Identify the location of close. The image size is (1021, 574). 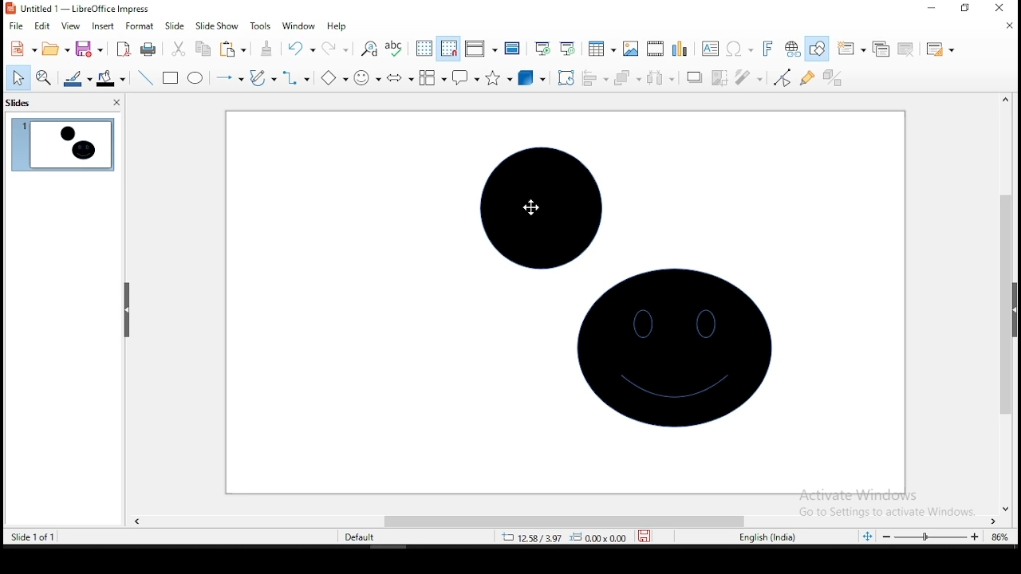
(1006, 26).